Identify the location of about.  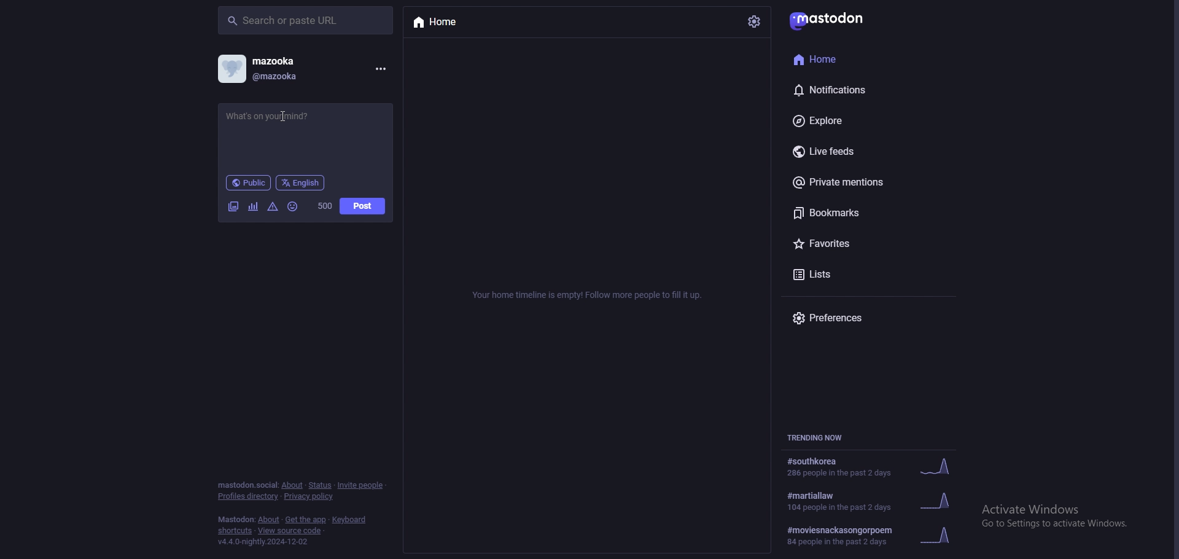
(268, 520).